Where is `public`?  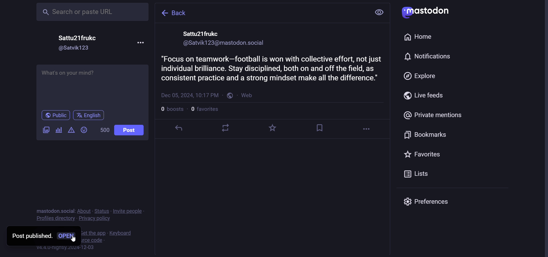 public is located at coordinates (229, 95).